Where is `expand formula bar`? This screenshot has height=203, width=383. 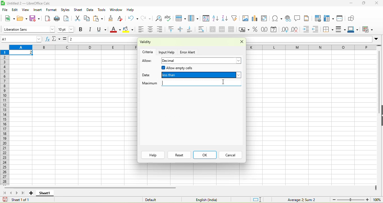
expand formula bar is located at coordinates (378, 40).